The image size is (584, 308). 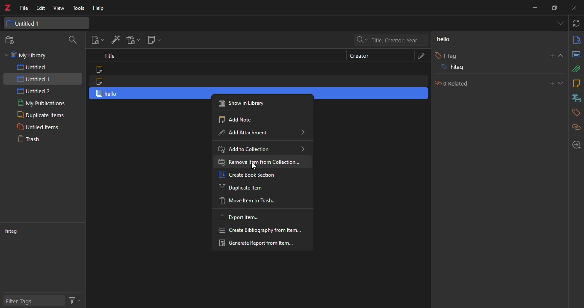 I want to click on tabs, so click(x=560, y=23).